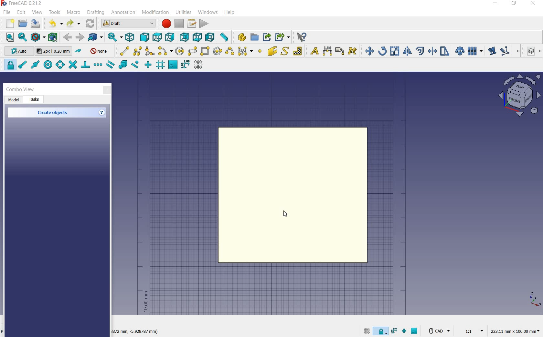 The width and height of the screenshot is (543, 337). What do you see at coordinates (171, 37) in the screenshot?
I see `right` at bounding box center [171, 37].